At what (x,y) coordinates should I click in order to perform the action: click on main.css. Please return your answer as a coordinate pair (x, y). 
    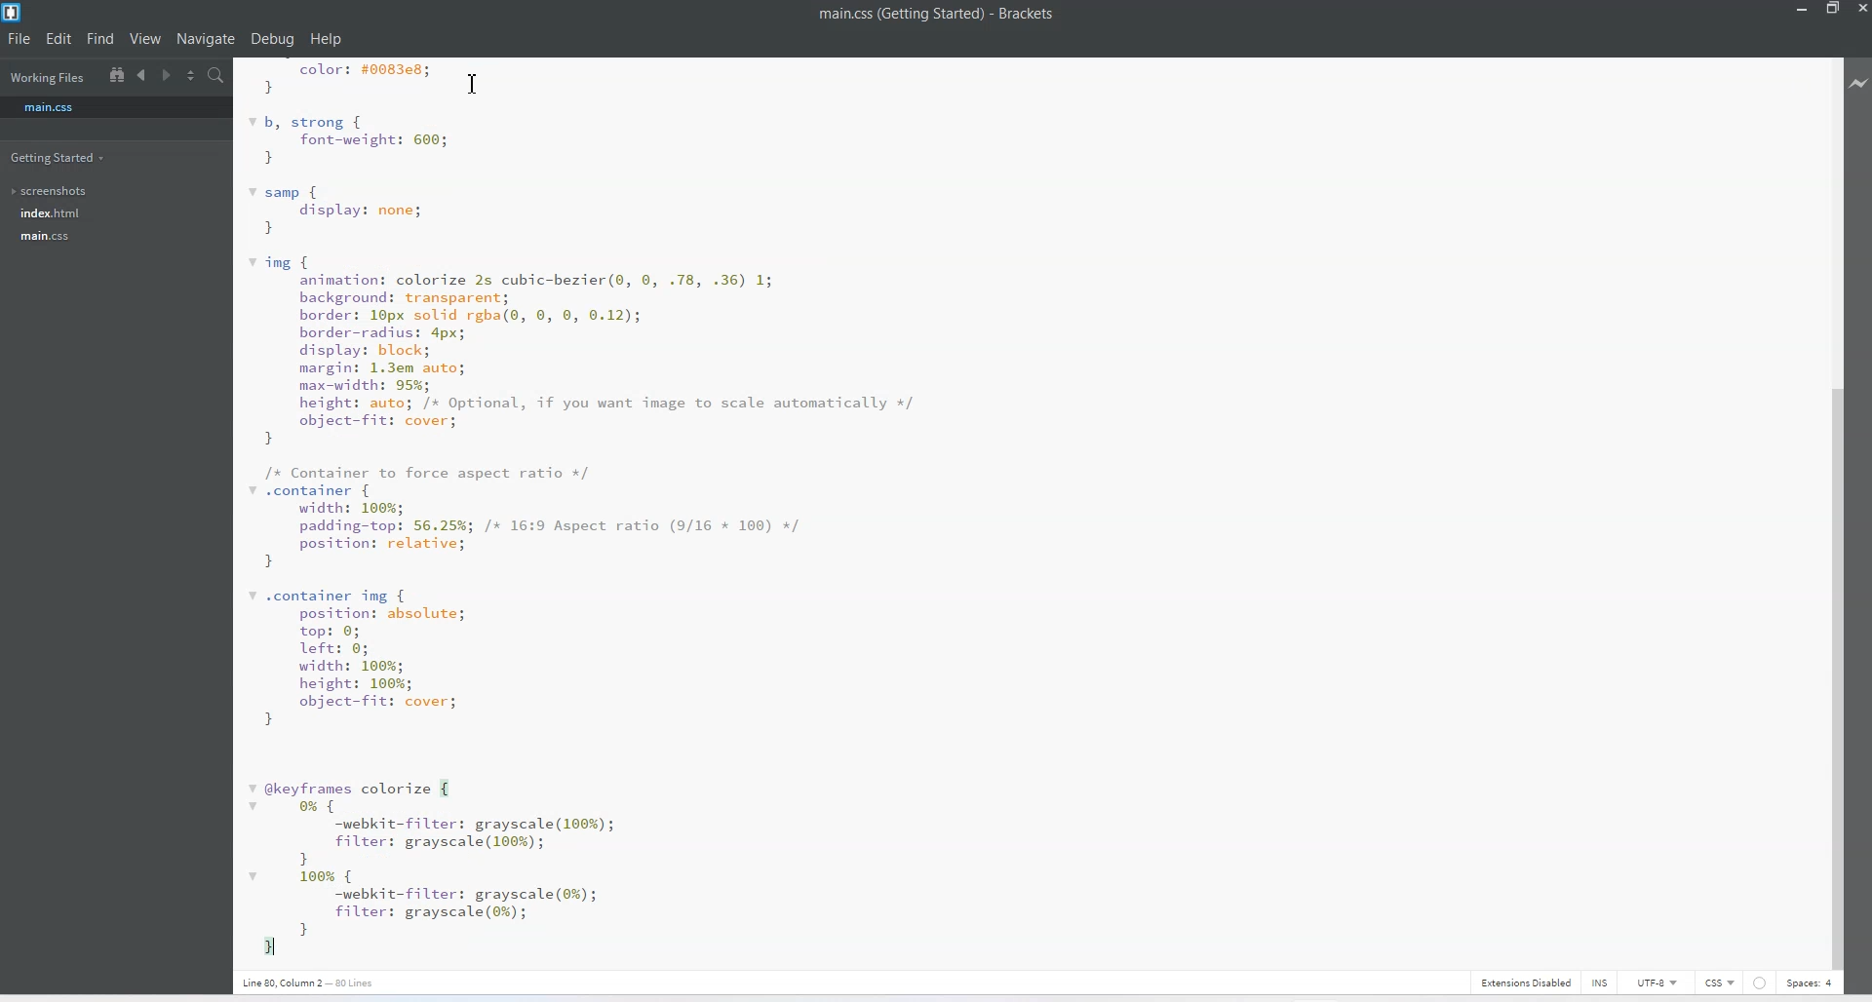
    Looking at the image, I should click on (116, 107).